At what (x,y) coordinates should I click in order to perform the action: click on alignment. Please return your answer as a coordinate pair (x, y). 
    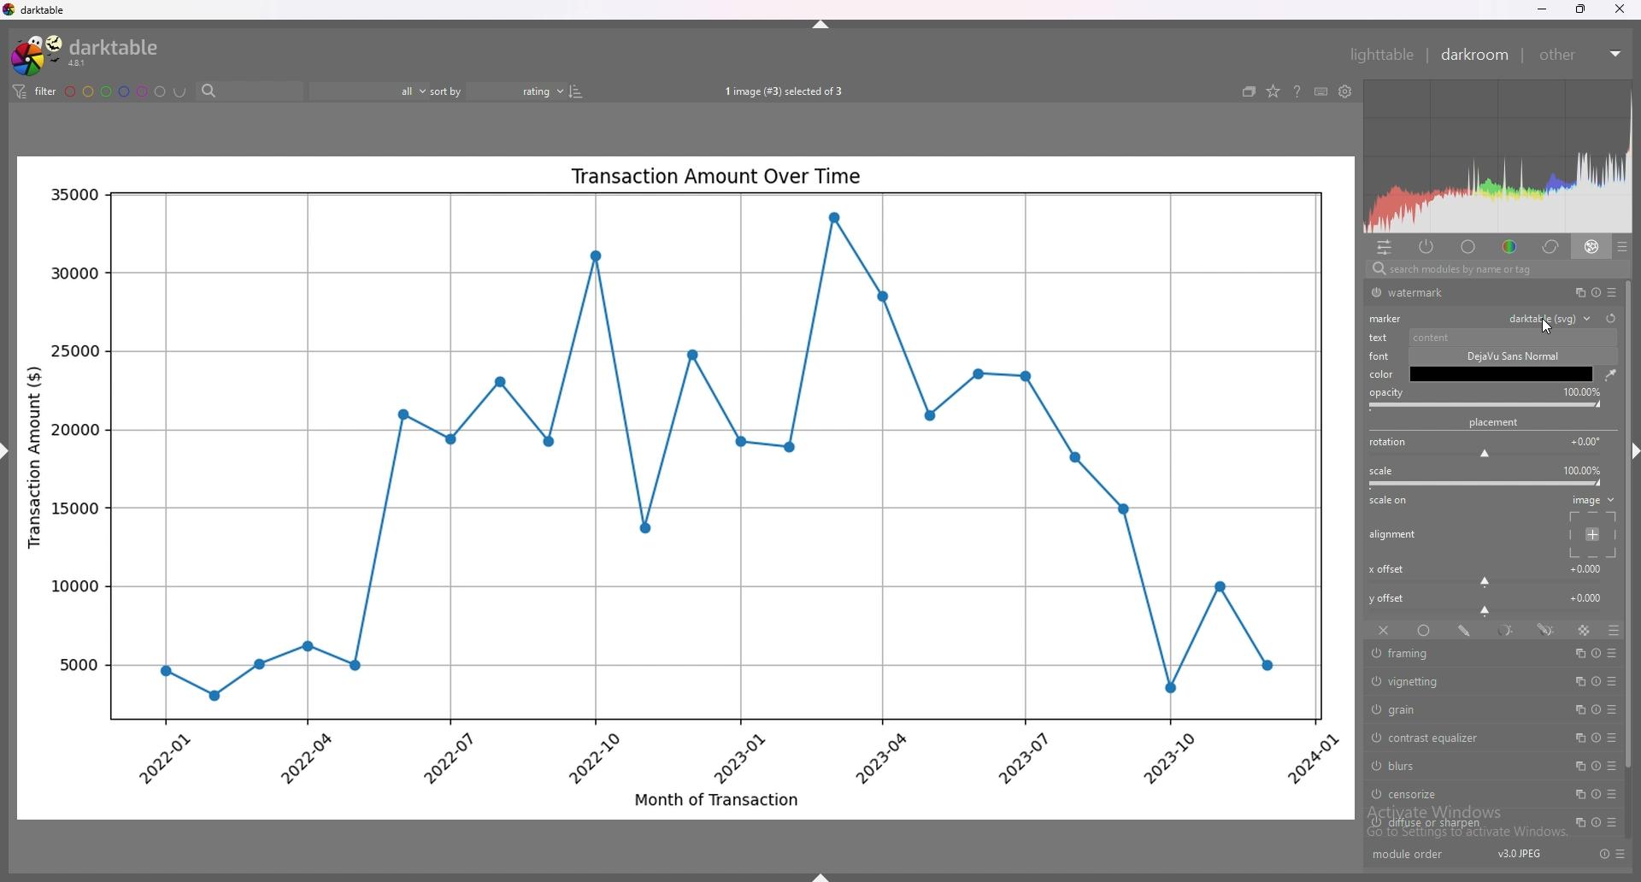
    Looking at the image, I should click on (1394, 534).